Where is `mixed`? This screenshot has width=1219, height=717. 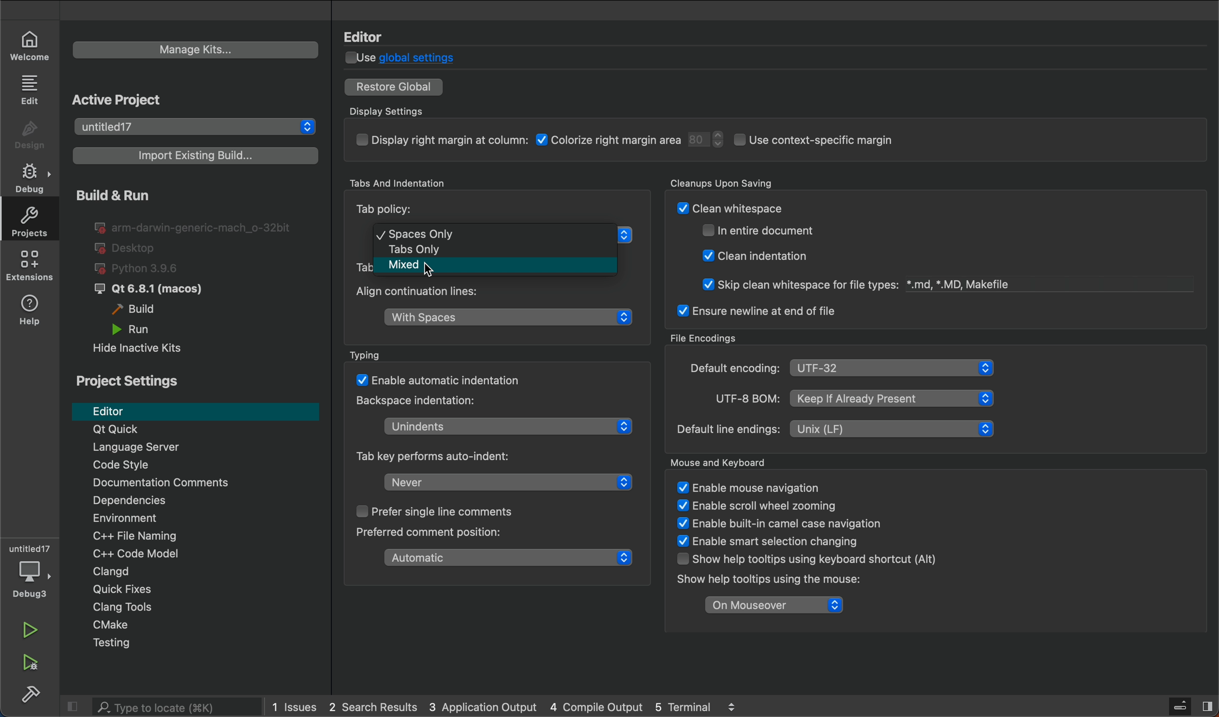 mixed is located at coordinates (397, 268).